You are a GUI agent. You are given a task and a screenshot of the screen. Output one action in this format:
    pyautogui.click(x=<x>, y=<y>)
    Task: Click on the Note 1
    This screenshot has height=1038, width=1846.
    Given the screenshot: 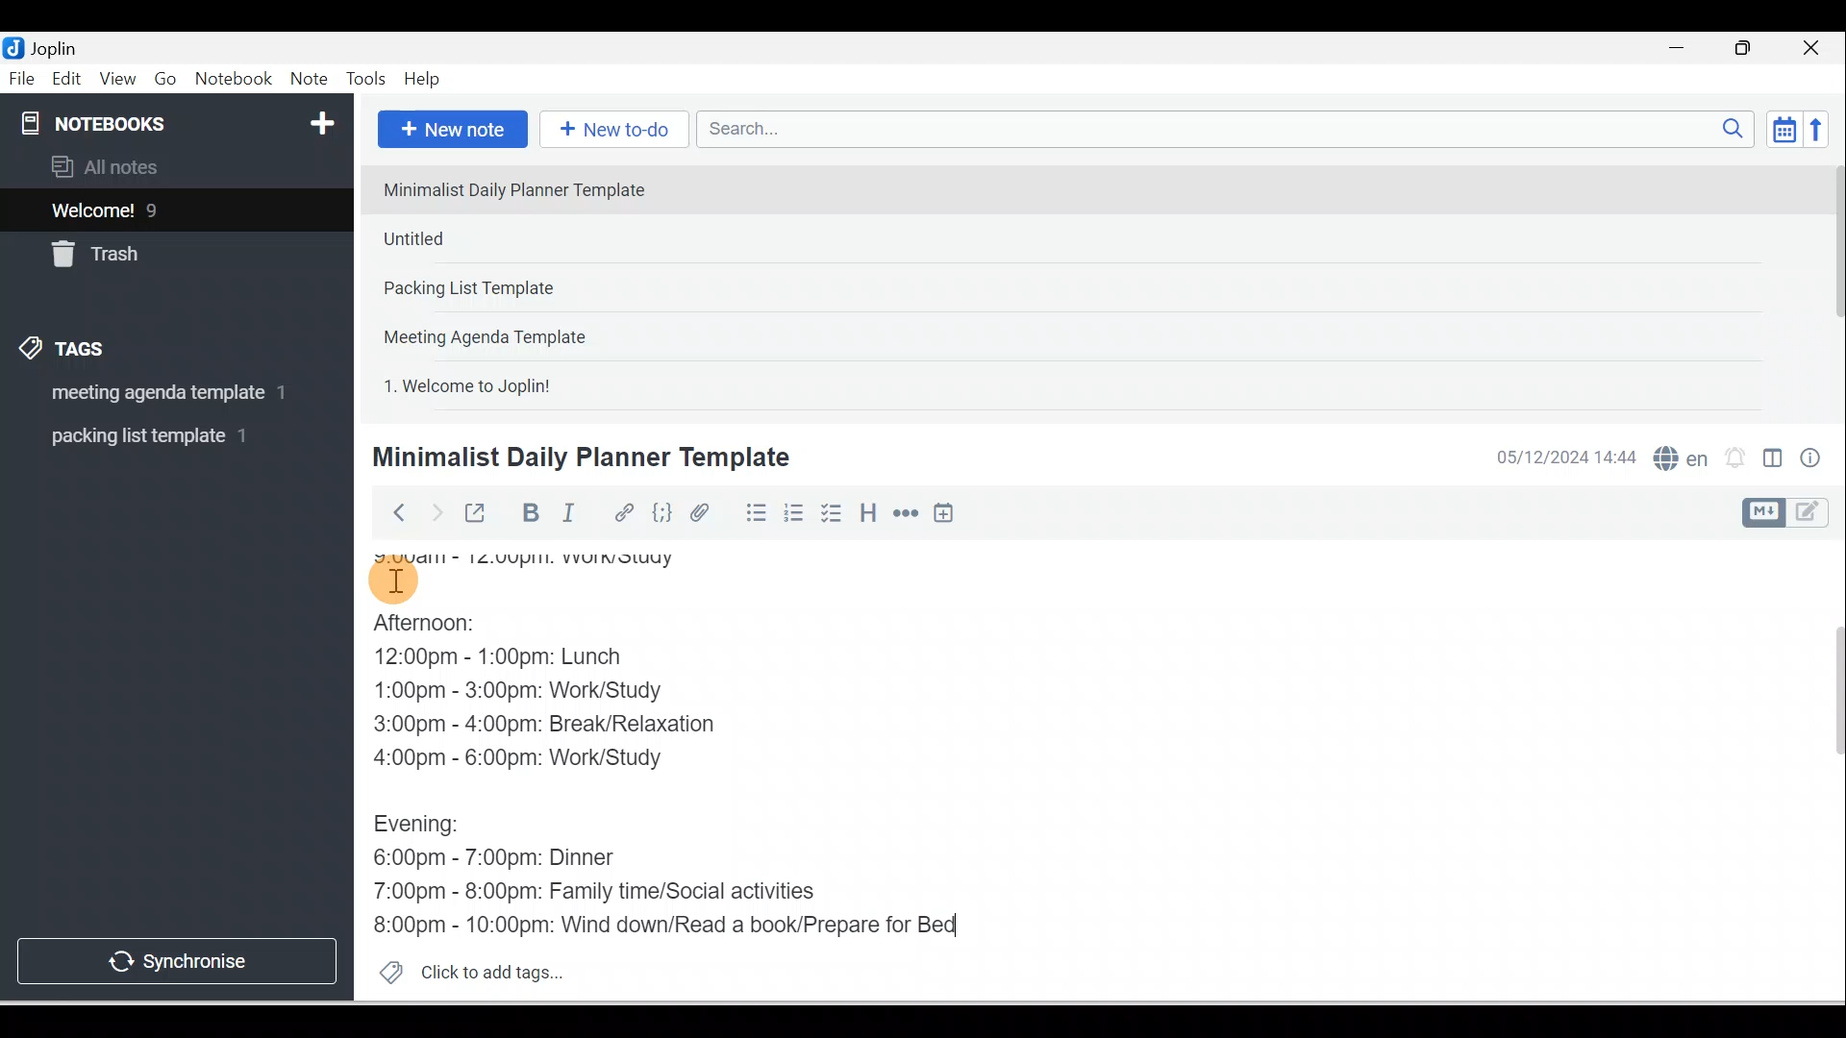 What is the action you would take?
    pyautogui.click(x=528, y=188)
    